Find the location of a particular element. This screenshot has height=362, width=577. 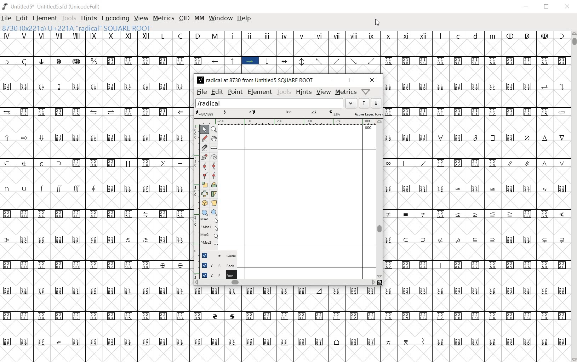

add a curve point always either horizontal or vertical is located at coordinates (205, 166).